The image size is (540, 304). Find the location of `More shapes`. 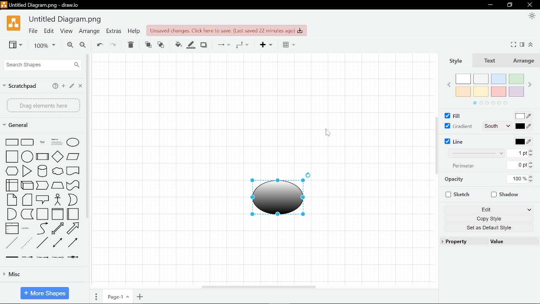

More shapes is located at coordinates (45, 293).